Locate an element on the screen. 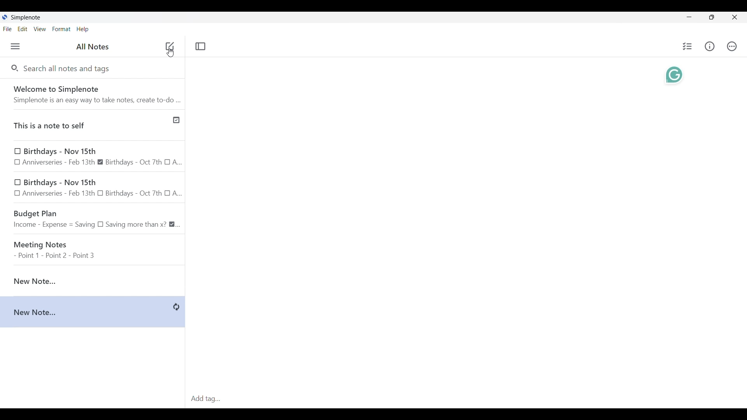  Indicates saving is located at coordinates (177, 307).